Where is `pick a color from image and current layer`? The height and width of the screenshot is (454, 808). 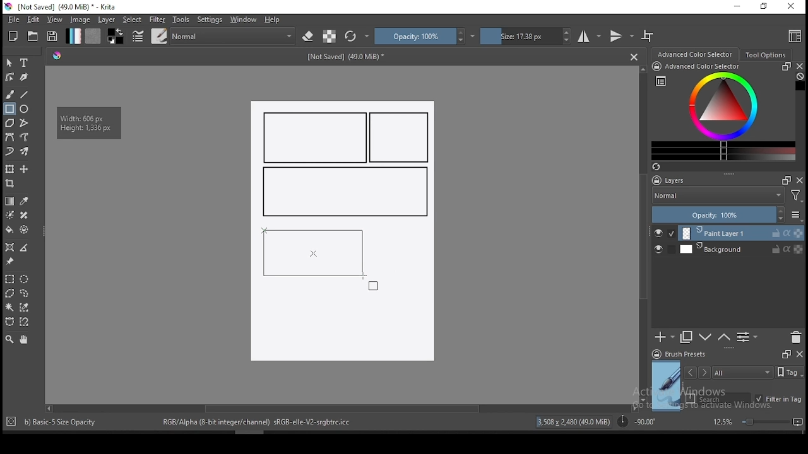 pick a color from image and current layer is located at coordinates (25, 201).